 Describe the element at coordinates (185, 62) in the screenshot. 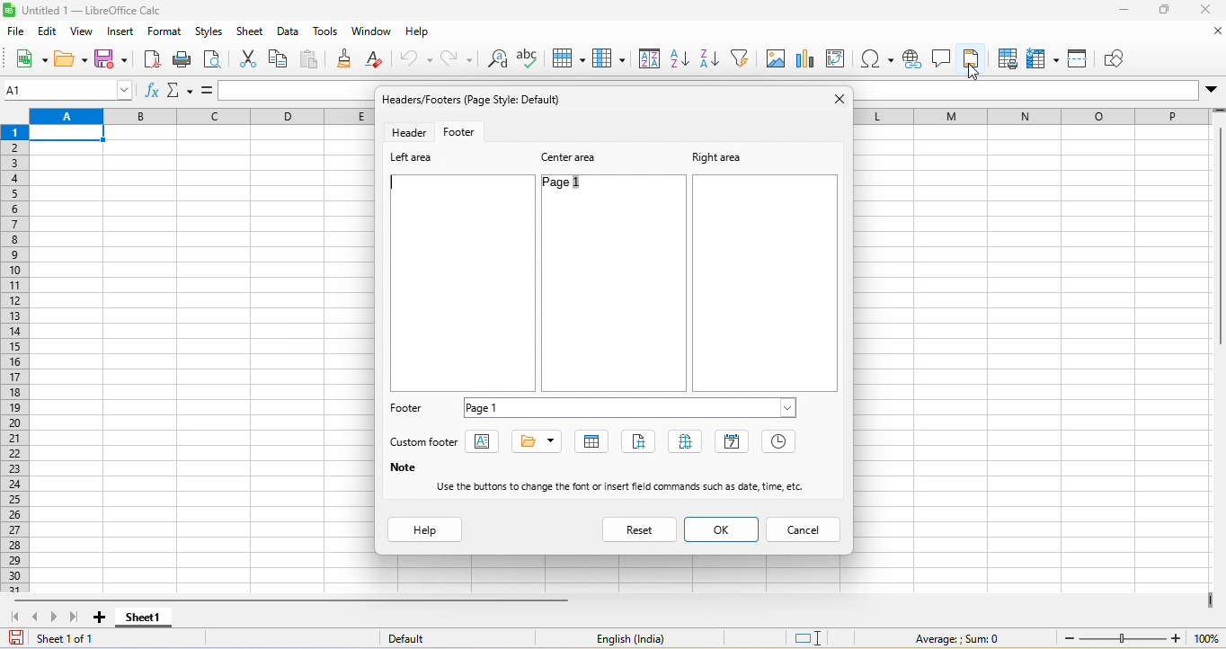

I see `print` at that location.